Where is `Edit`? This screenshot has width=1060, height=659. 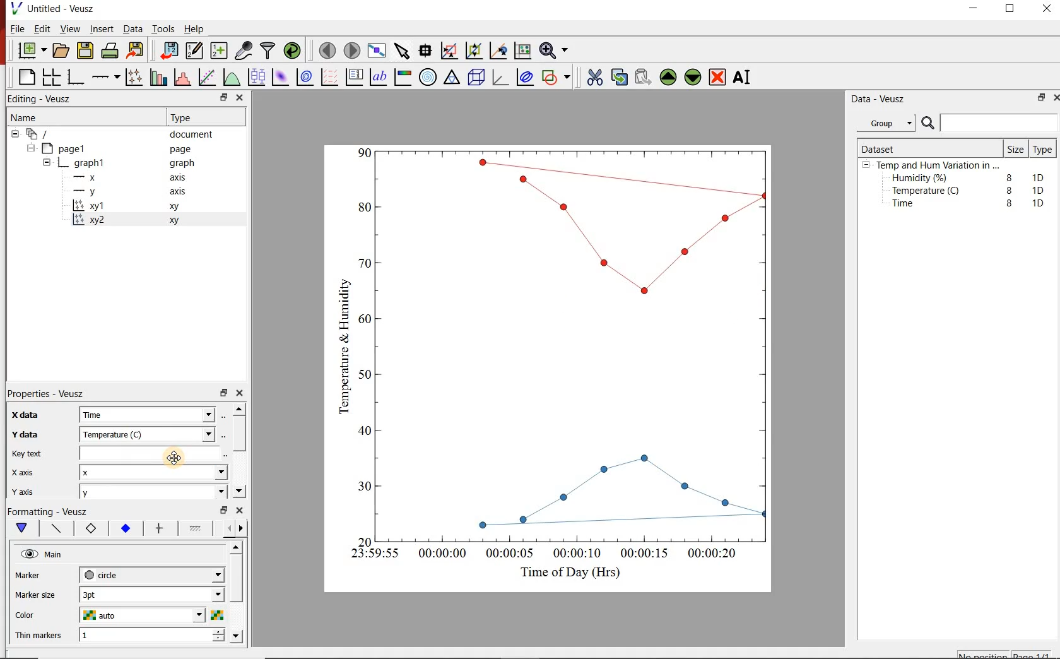 Edit is located at coordinates (42, 30).